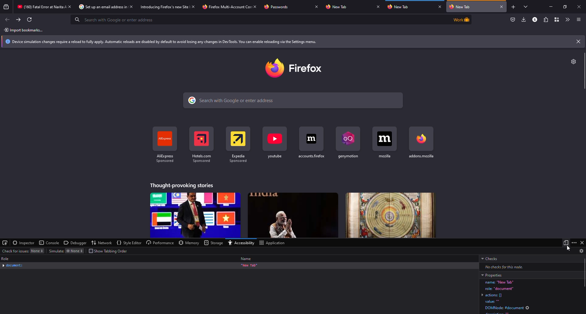  I want to click on more tools, so click(566, 20).